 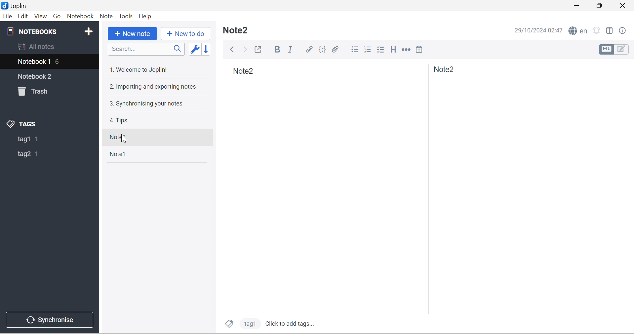 What do you see at coordinates (444, 70) in the screenshot?
I see `Note2` at bounding box center [444, 70].